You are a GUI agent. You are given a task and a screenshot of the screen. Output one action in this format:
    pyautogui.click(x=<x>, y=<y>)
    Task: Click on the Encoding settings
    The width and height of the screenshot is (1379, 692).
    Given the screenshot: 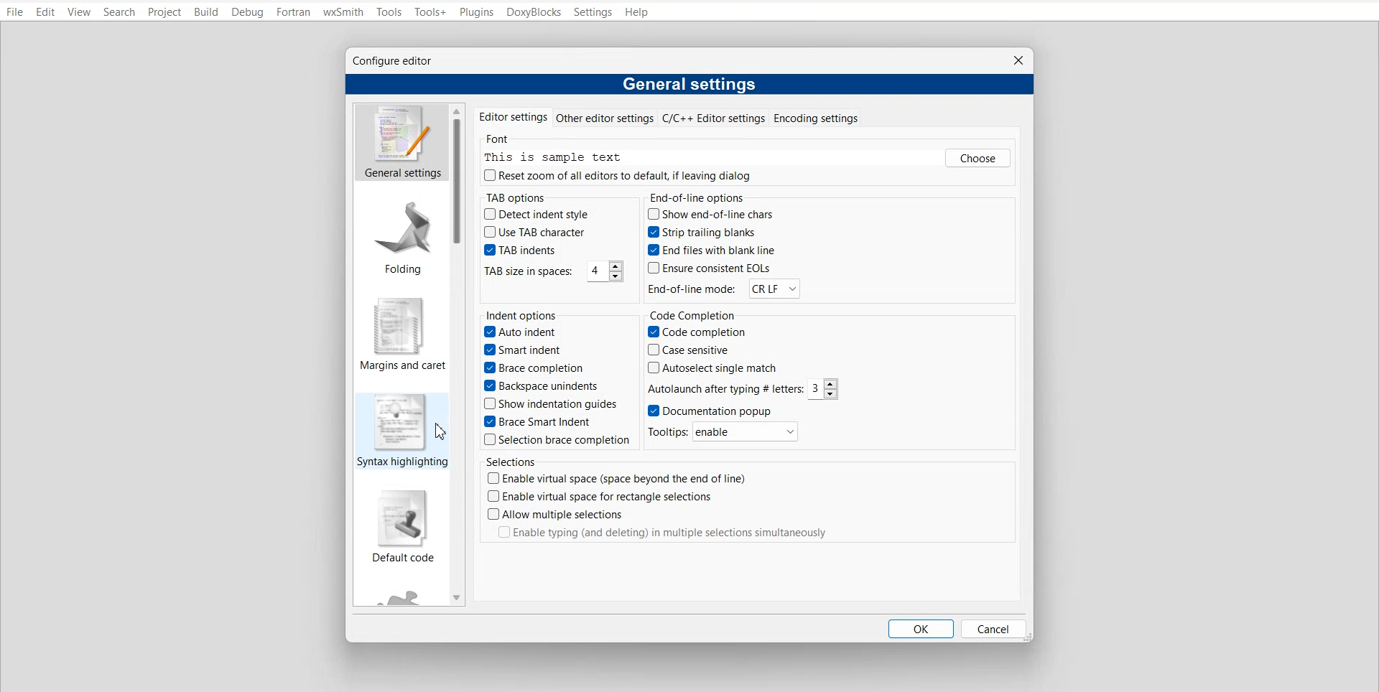 What is the action you would take?
    pyautogui.click(x=817, y=118)
    